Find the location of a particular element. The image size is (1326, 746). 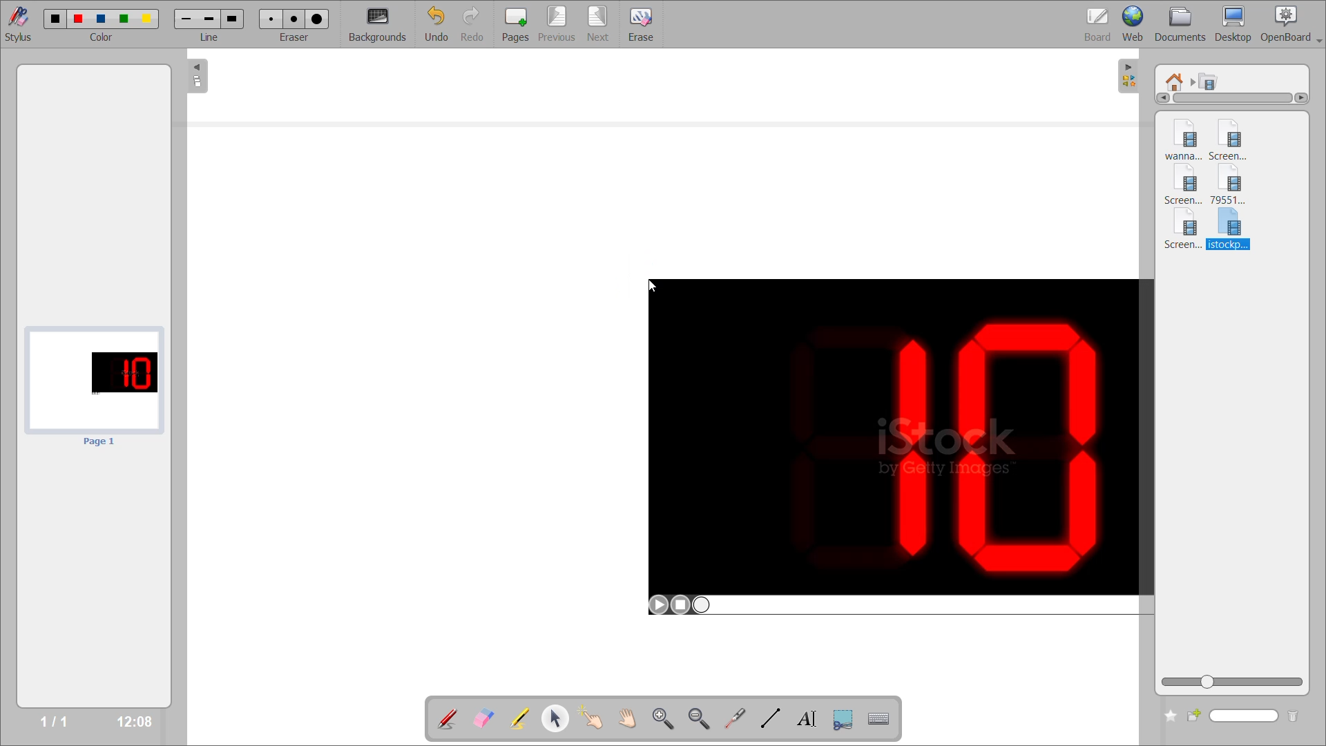

cursor is located at coordinates (648, 290).